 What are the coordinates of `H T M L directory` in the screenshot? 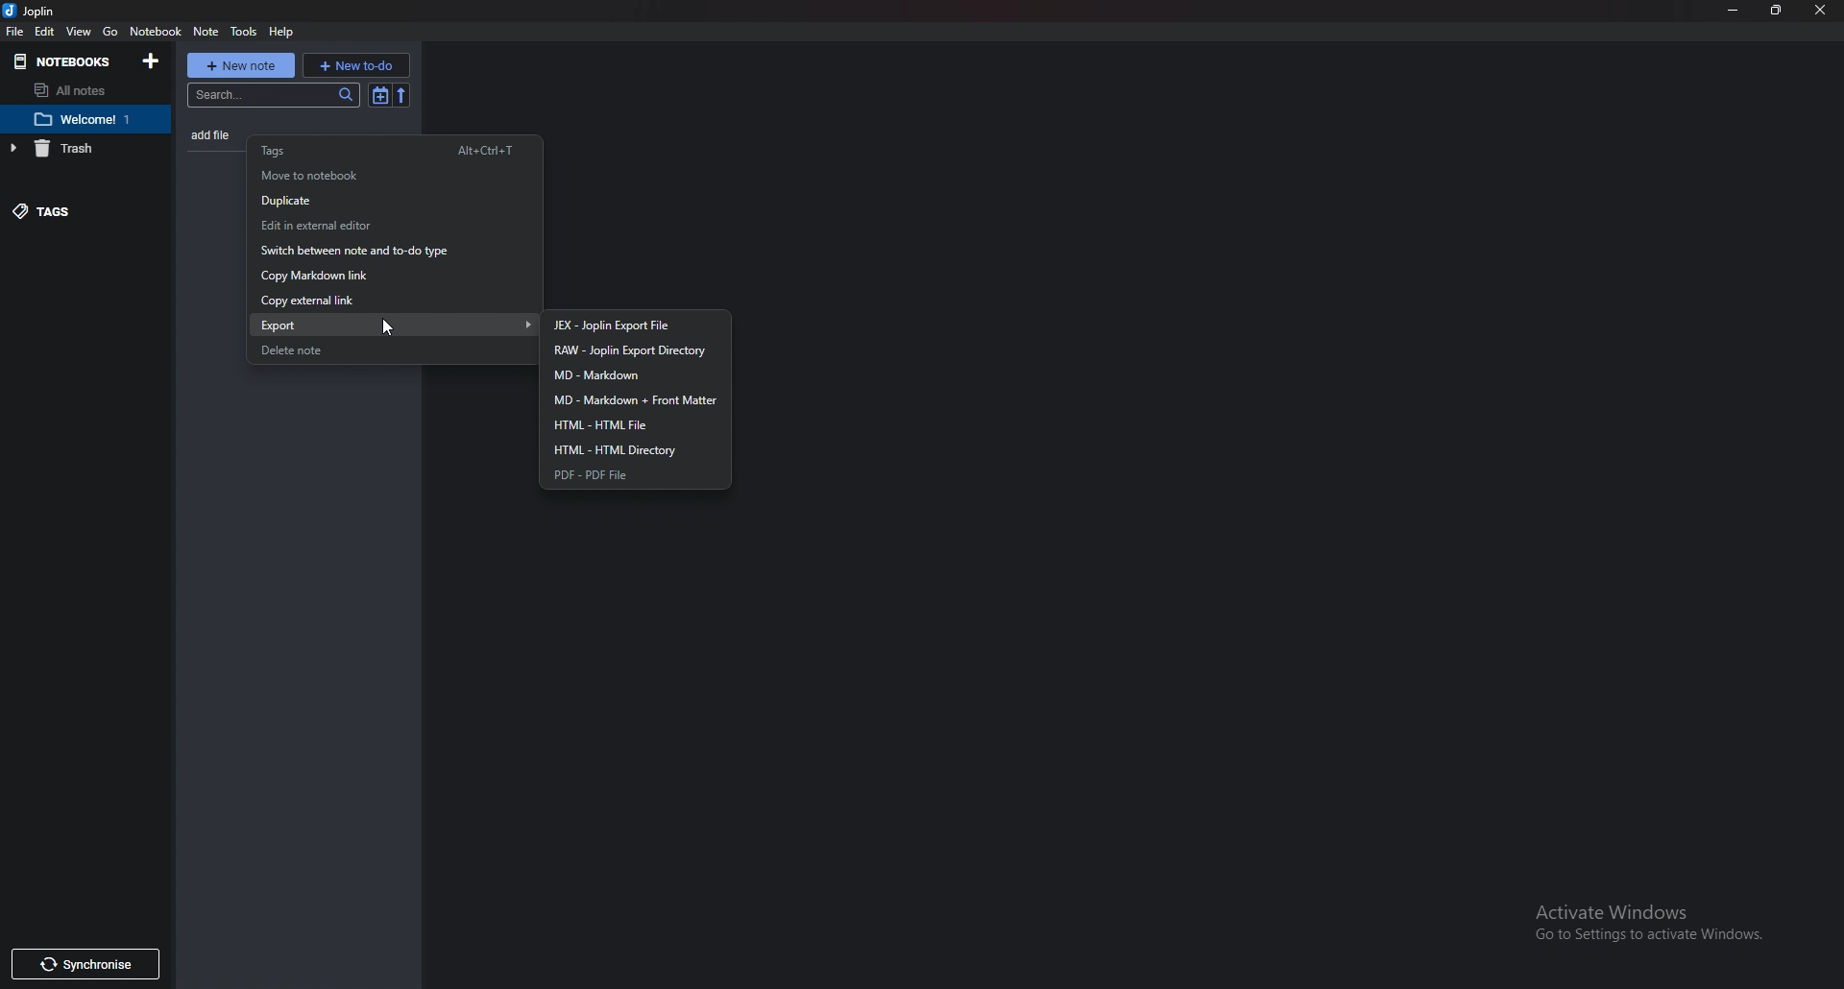 It's located at (633, 449).